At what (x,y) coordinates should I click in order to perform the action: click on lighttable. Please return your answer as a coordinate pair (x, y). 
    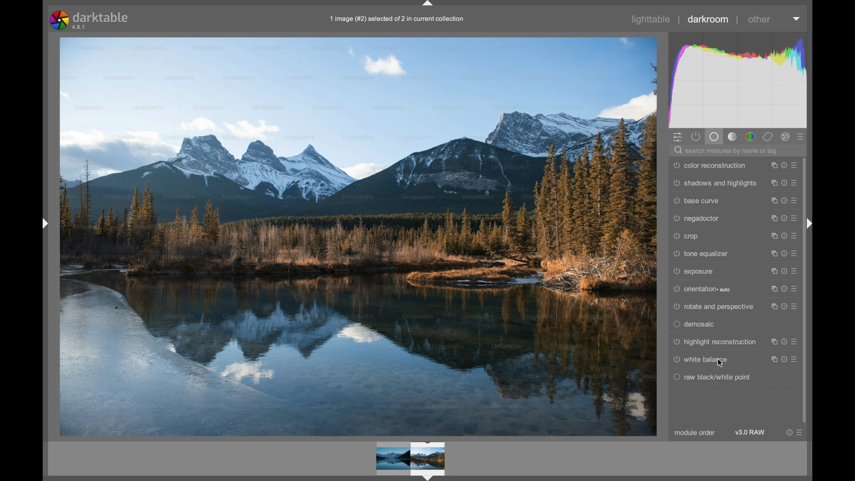
    Looking at the image, I should click on (651, 19).